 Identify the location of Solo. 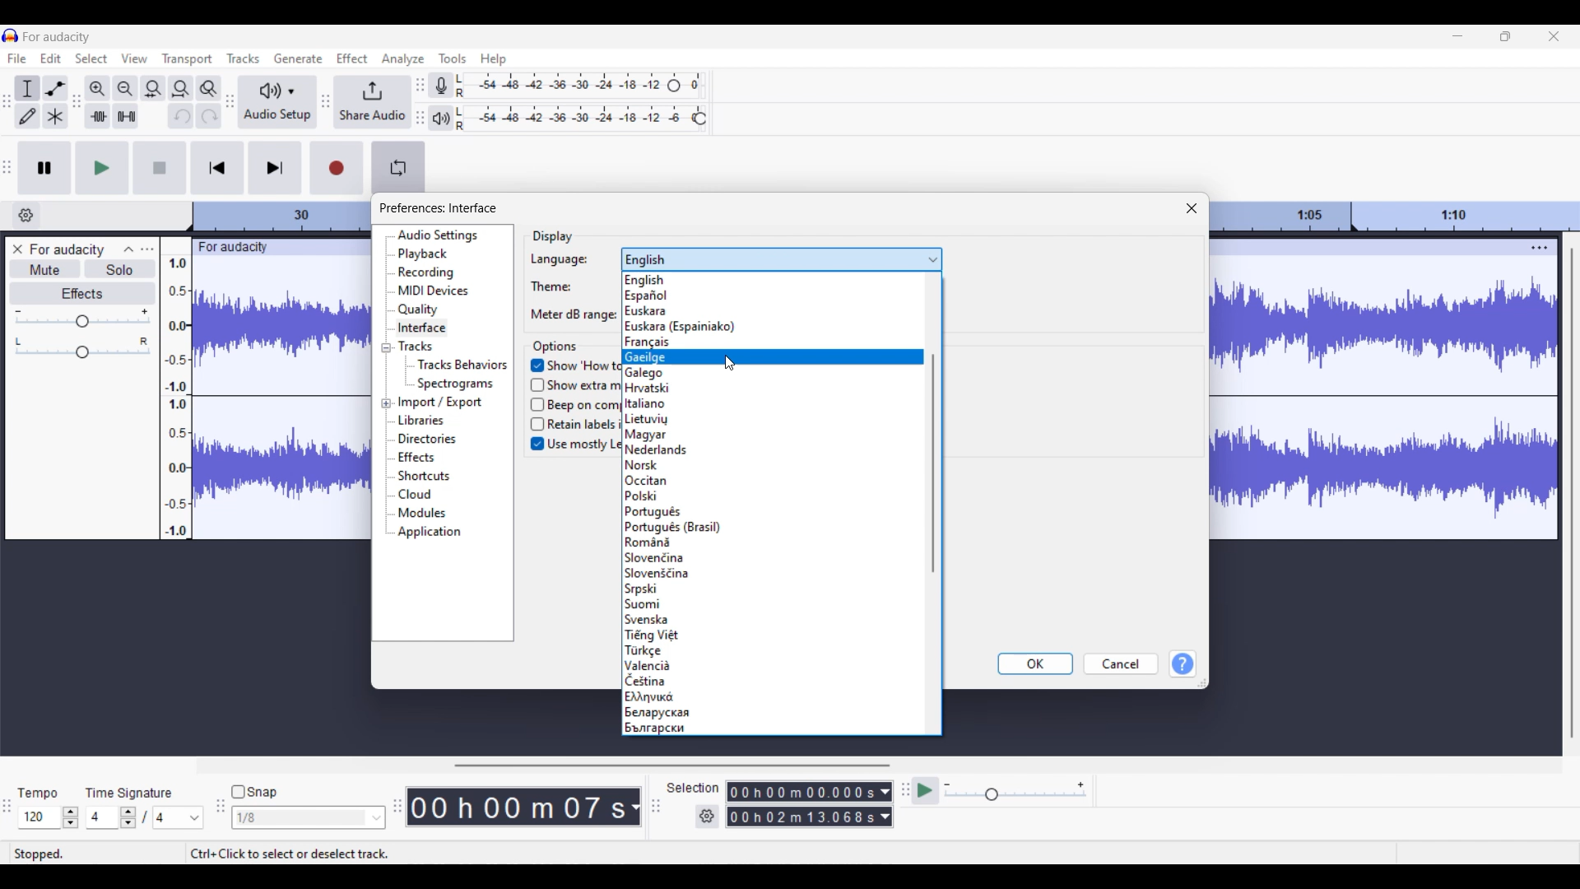
(120, 269).